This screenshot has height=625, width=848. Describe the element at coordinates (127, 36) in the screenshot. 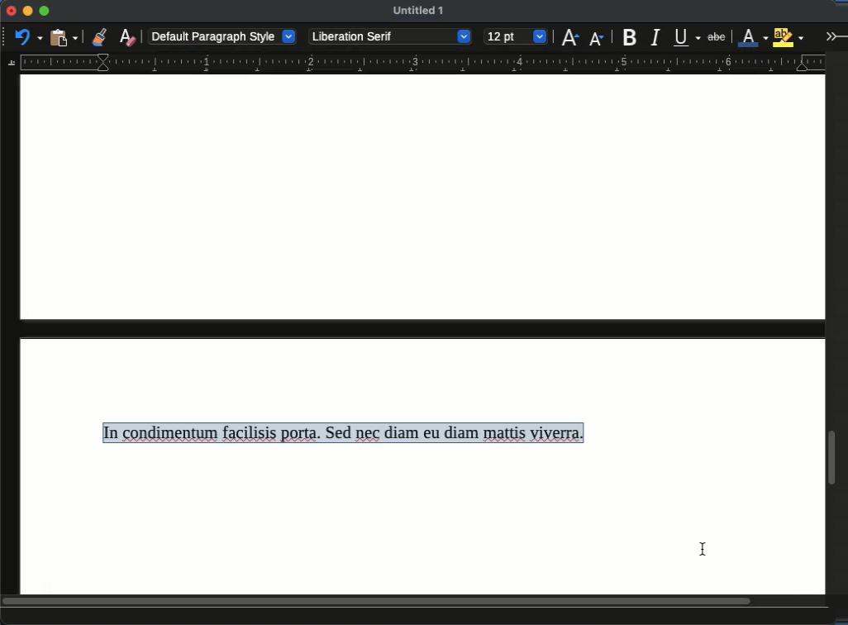

I see `clear formatting` at that location.